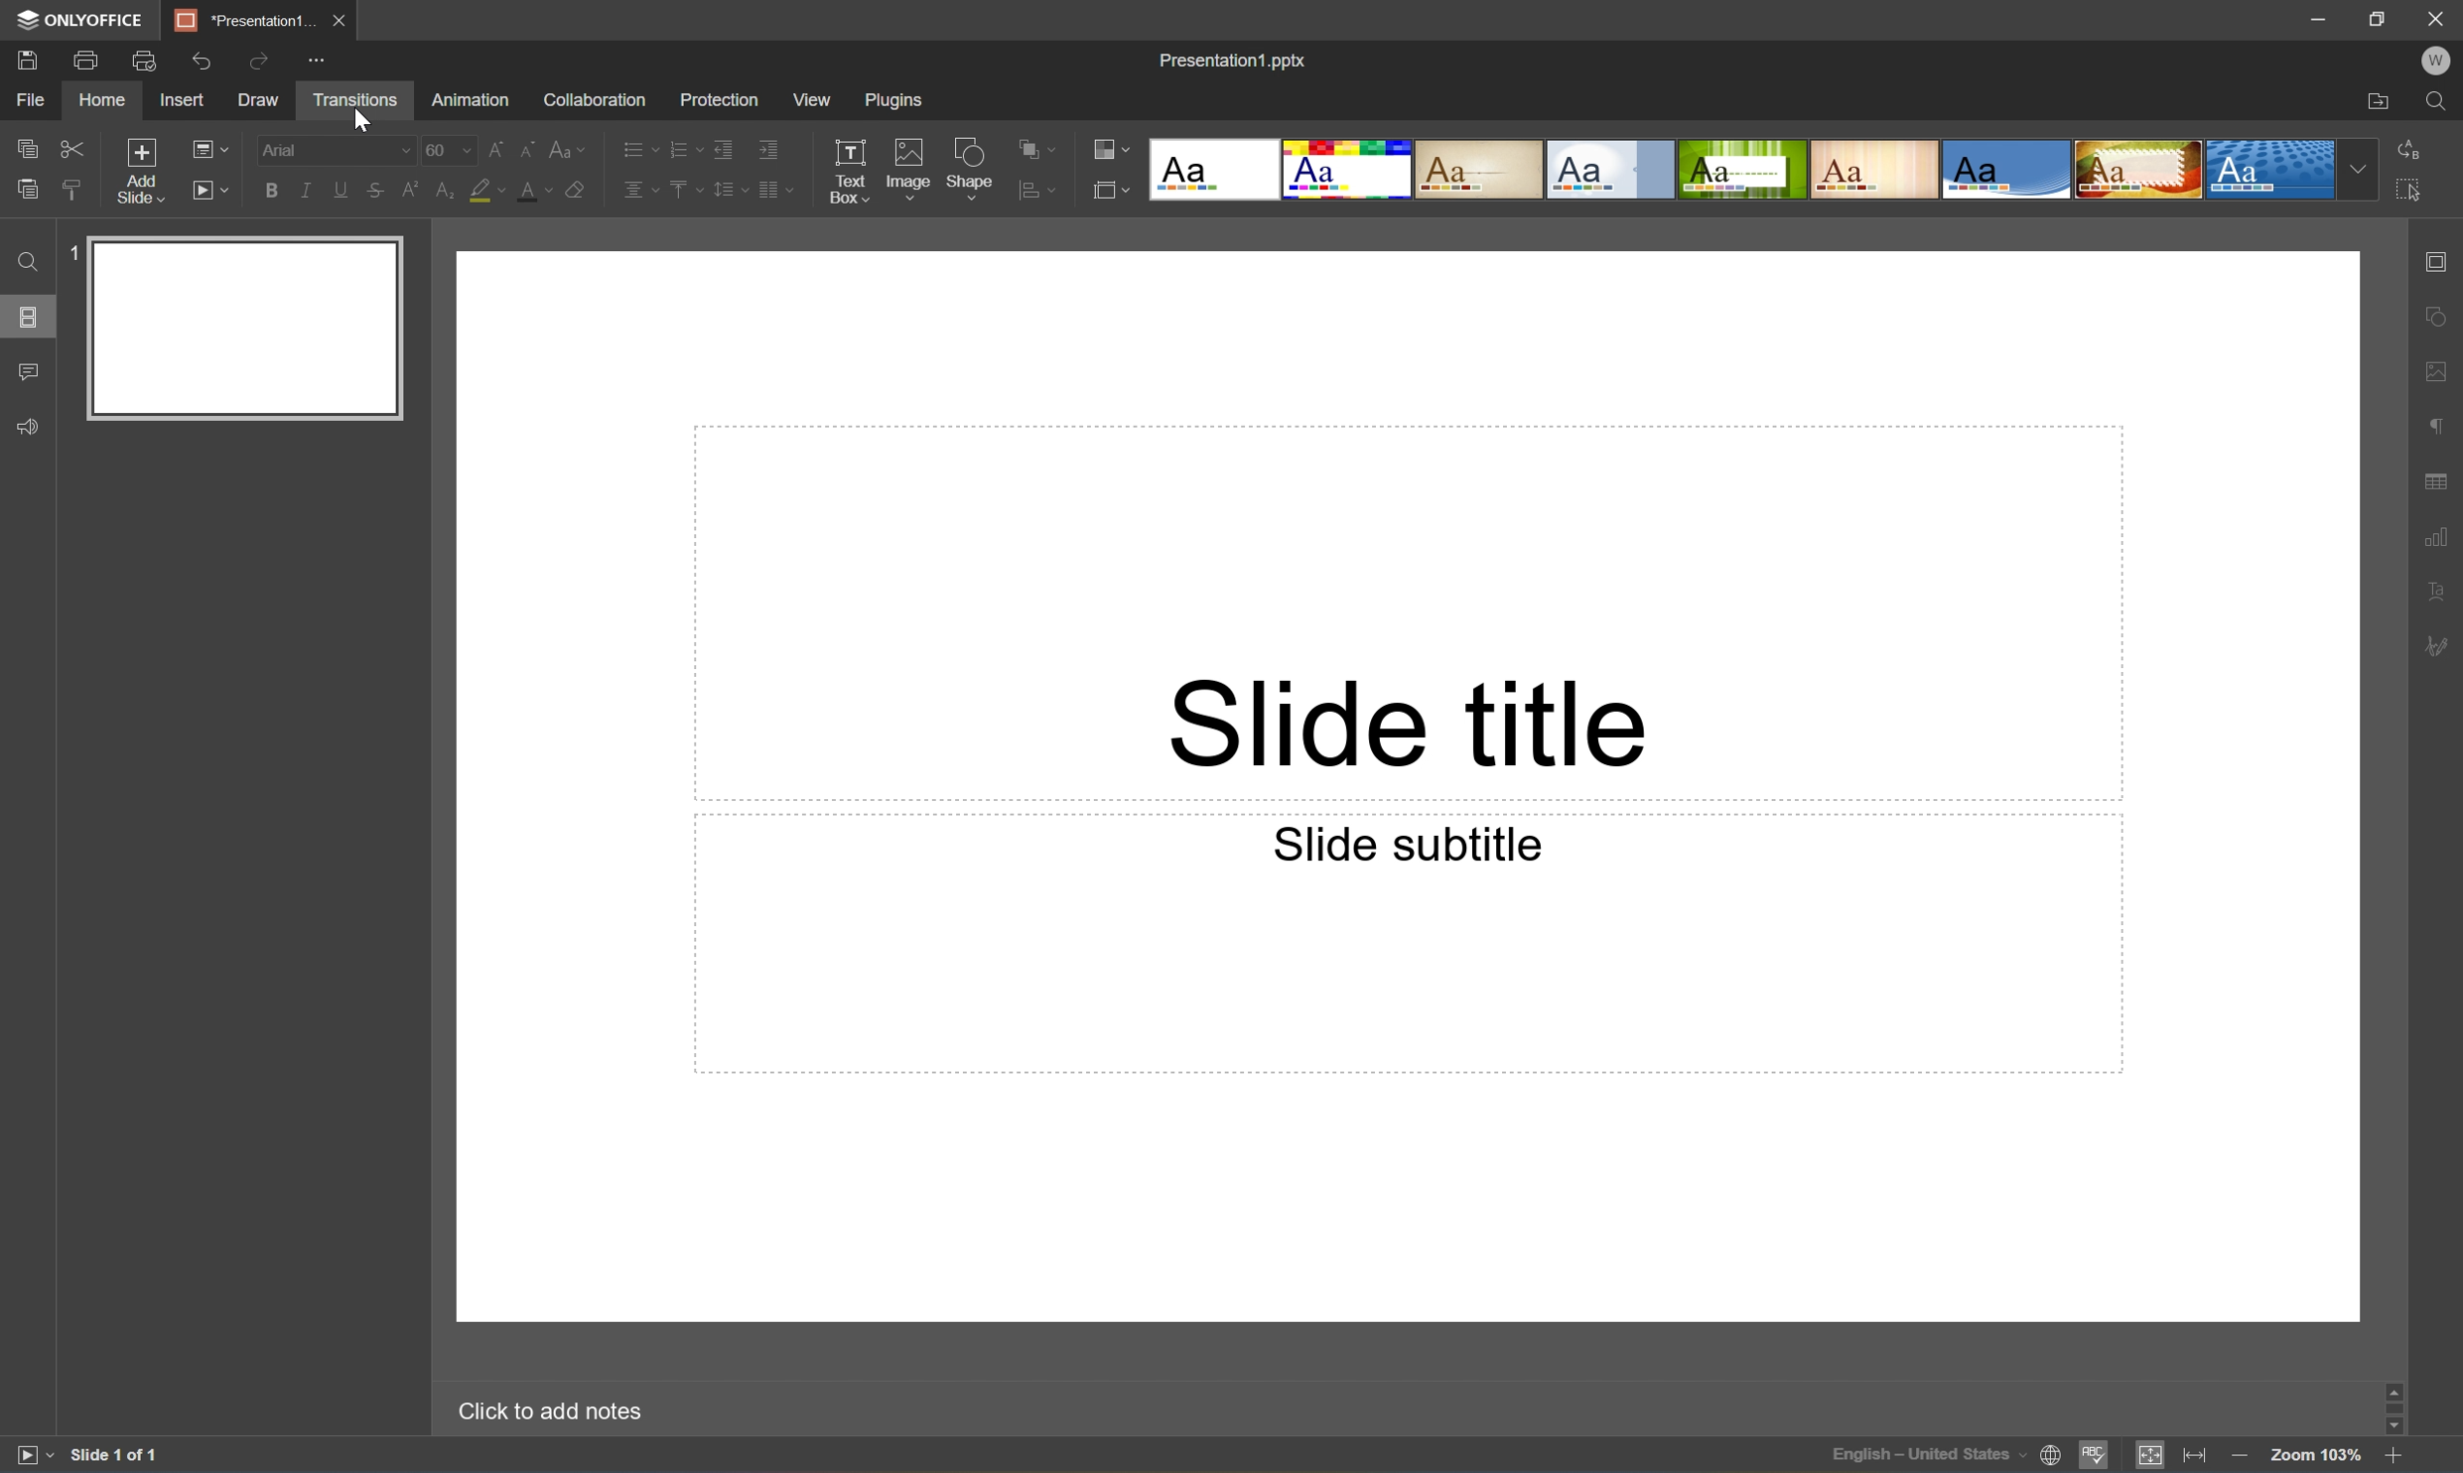  Describe the element at coordinates (273, 192) in the screenshot. I see `Bold` at that location.